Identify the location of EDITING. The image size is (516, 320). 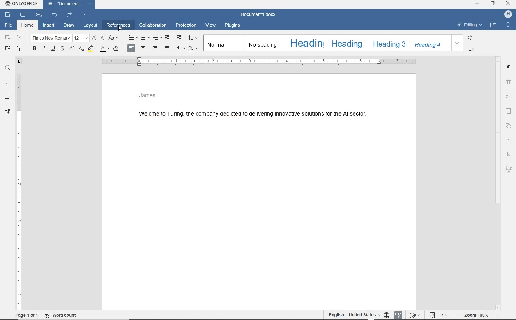
(469, 25).